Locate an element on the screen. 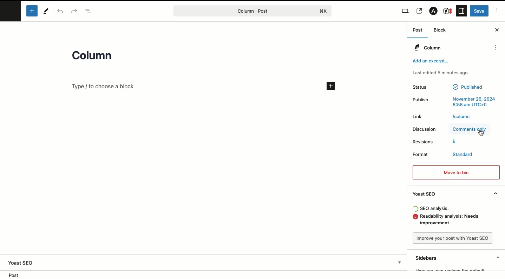 The image size is (505, 279). text is located at coordinates (464, 154).